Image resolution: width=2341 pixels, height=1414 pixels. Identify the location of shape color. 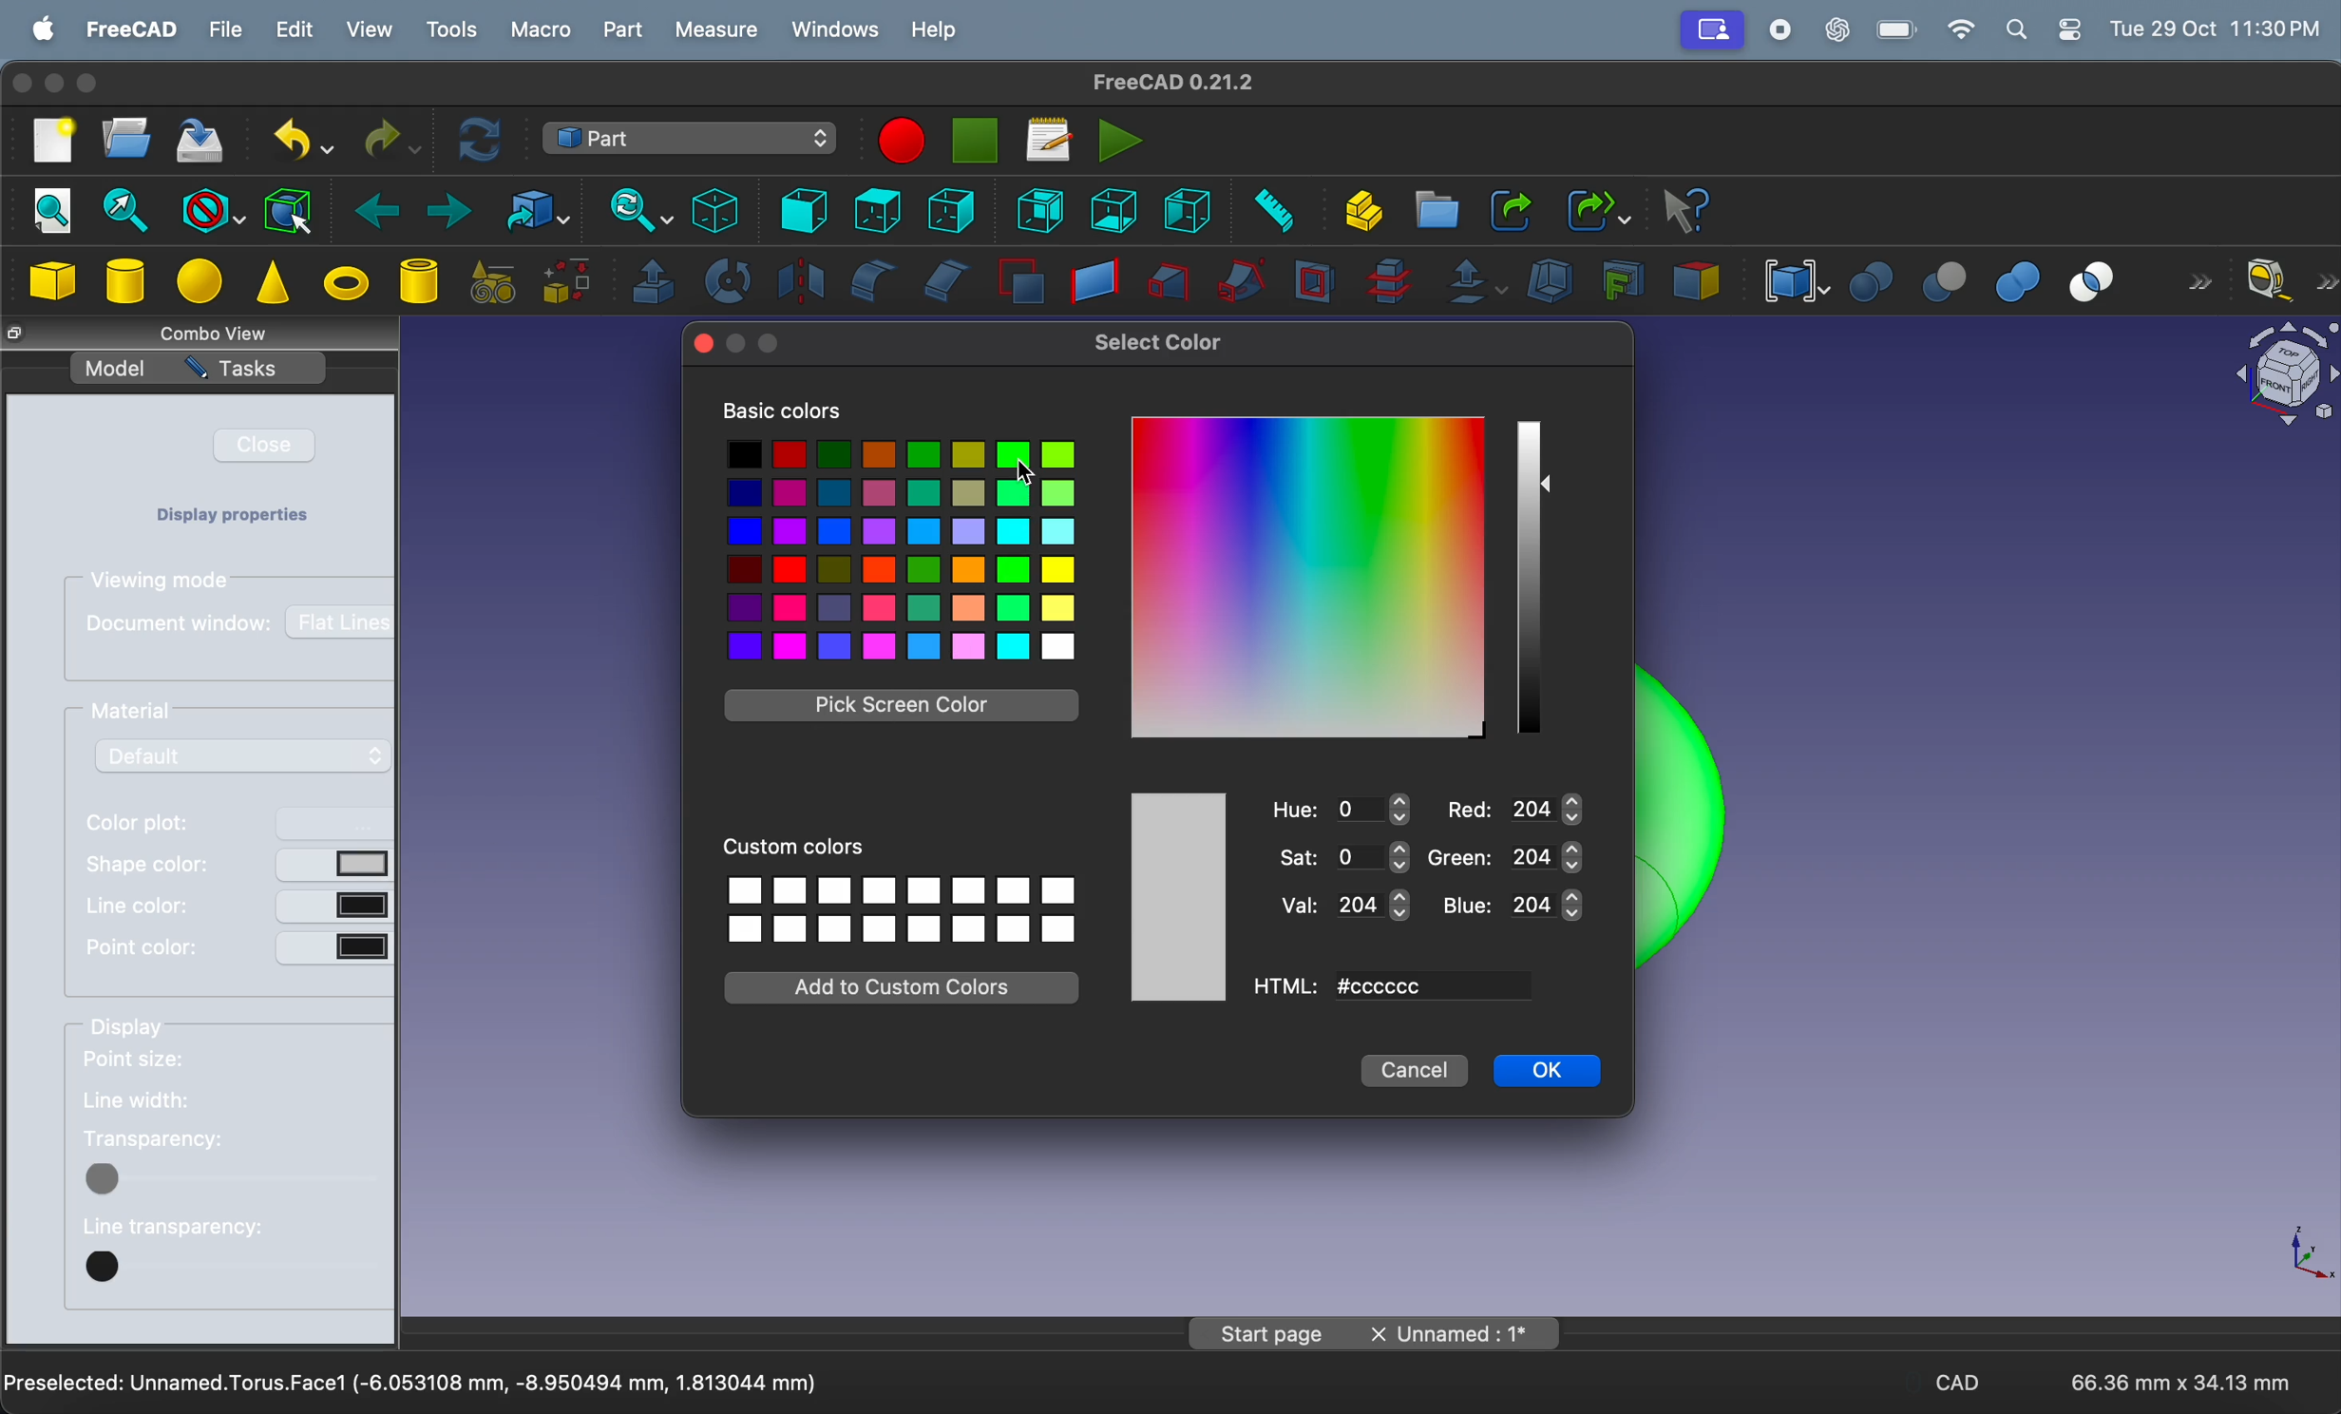
(147, 865).